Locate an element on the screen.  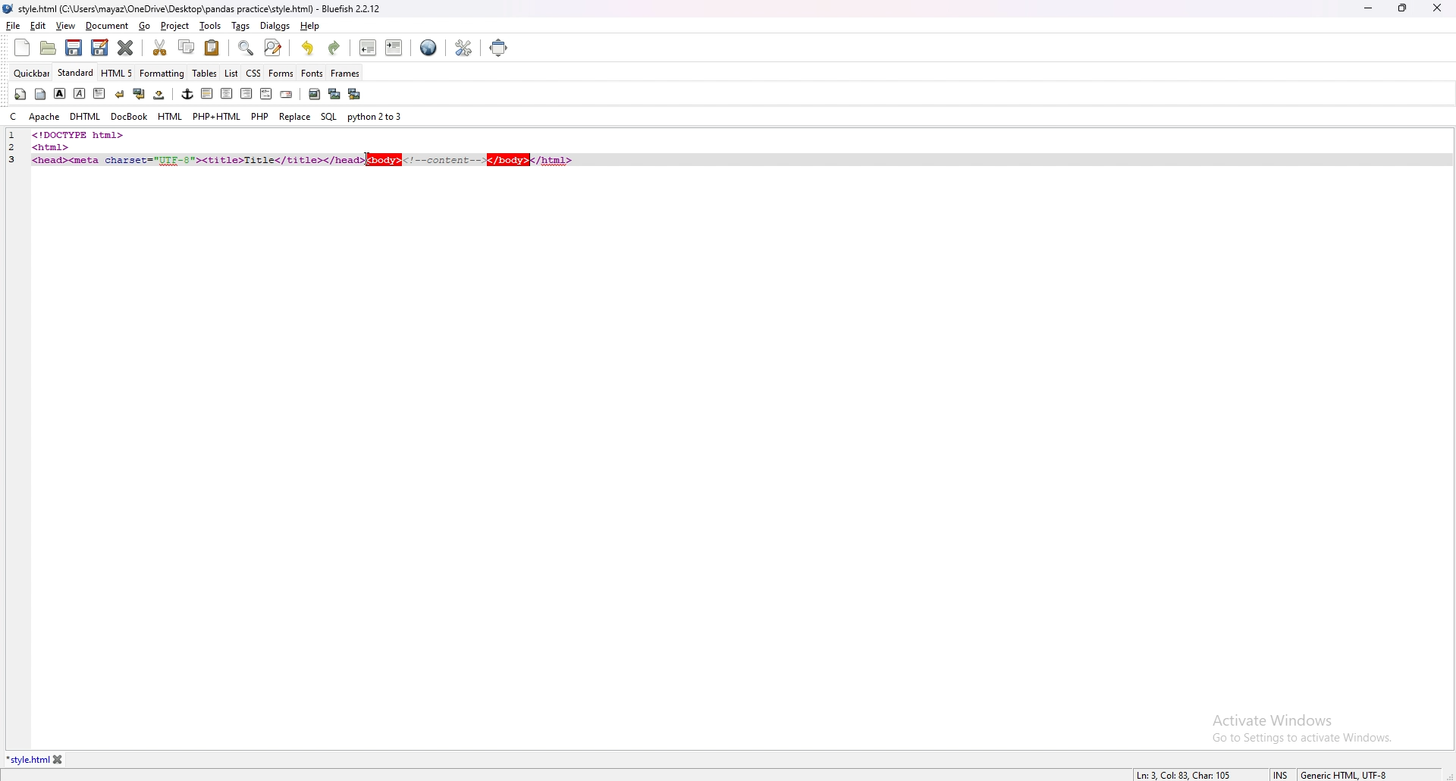
open is located at coordinates (50, 48).